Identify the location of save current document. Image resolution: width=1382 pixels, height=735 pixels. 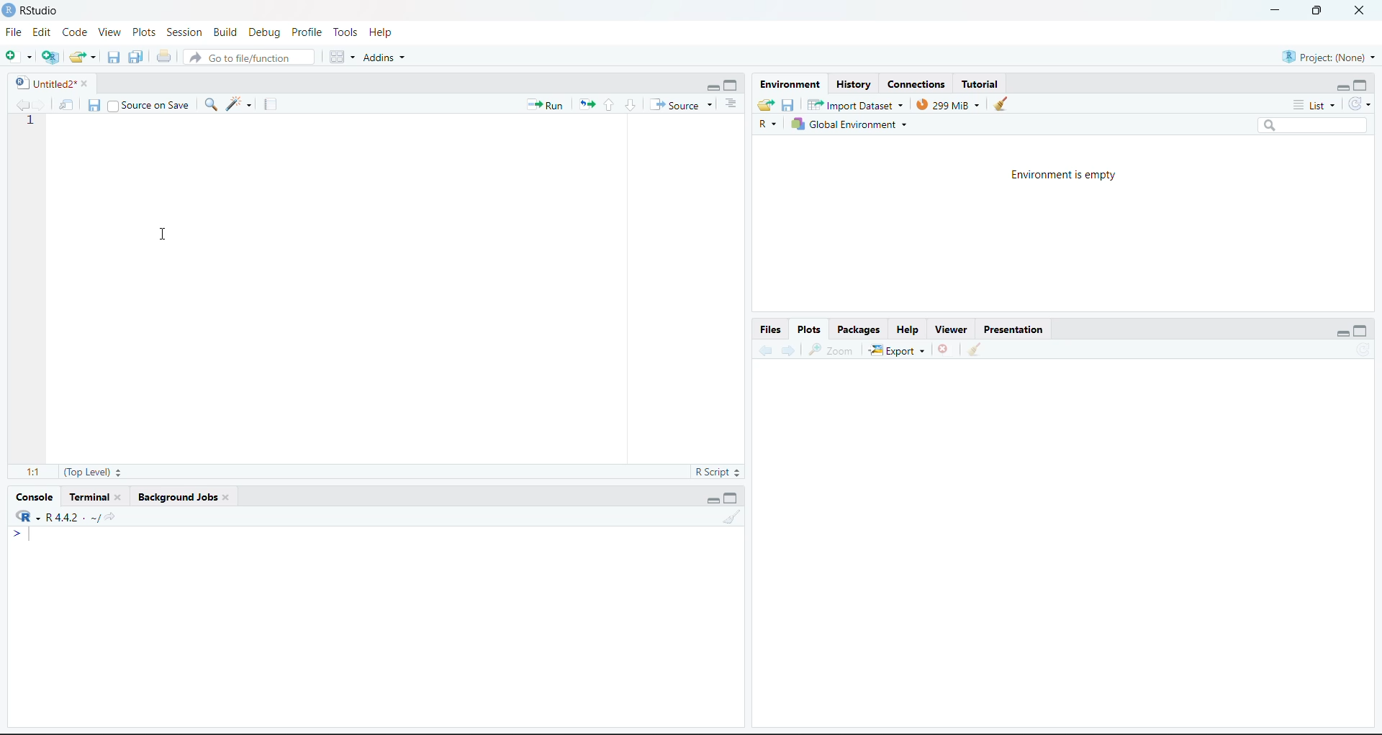
(114, 55).